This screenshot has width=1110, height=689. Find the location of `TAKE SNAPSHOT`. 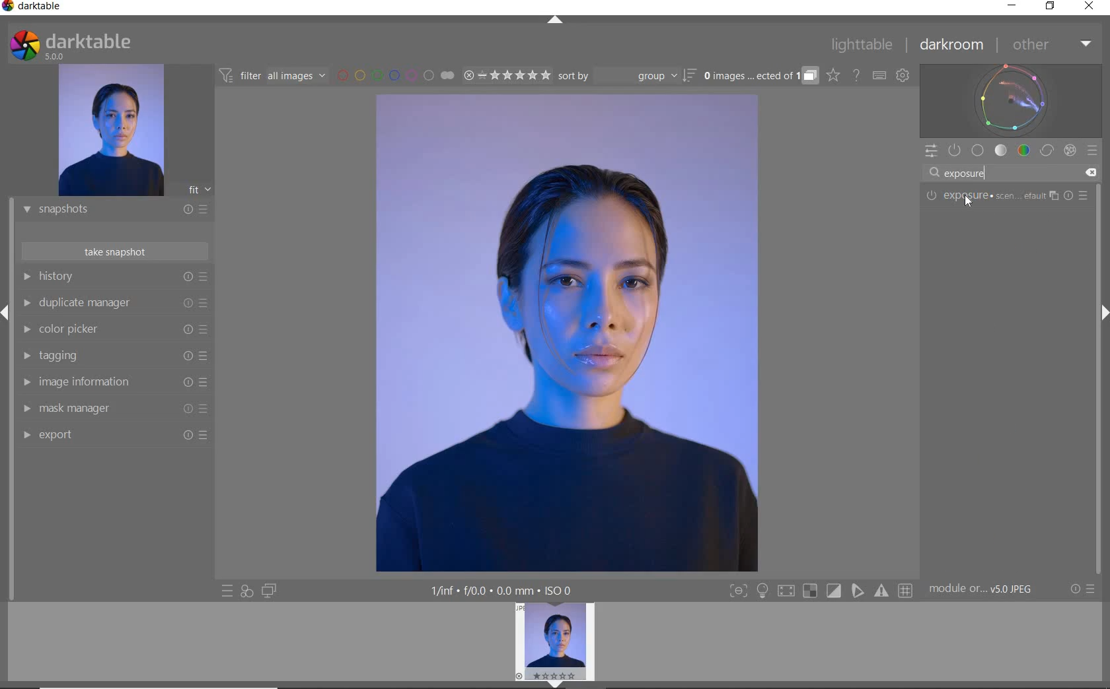

TAKE SNAPSHOT is located at coordinates (114, 251).